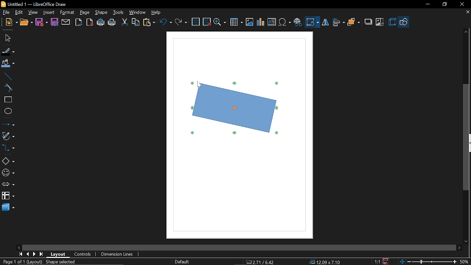 The height and width of the screenshot is (265, 471). Describe the element at coordinates (8, 149) in the screenshot. I see `Connector` at that location.